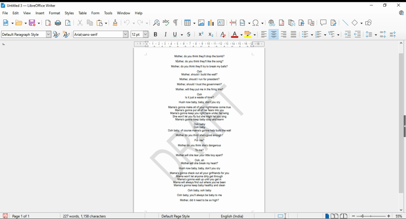  I want to click on select outline format, so click(334, 34).